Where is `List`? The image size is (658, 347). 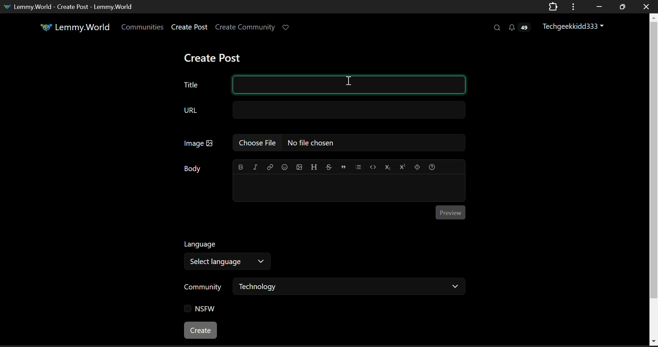 List is located at coordinates (358, 167).